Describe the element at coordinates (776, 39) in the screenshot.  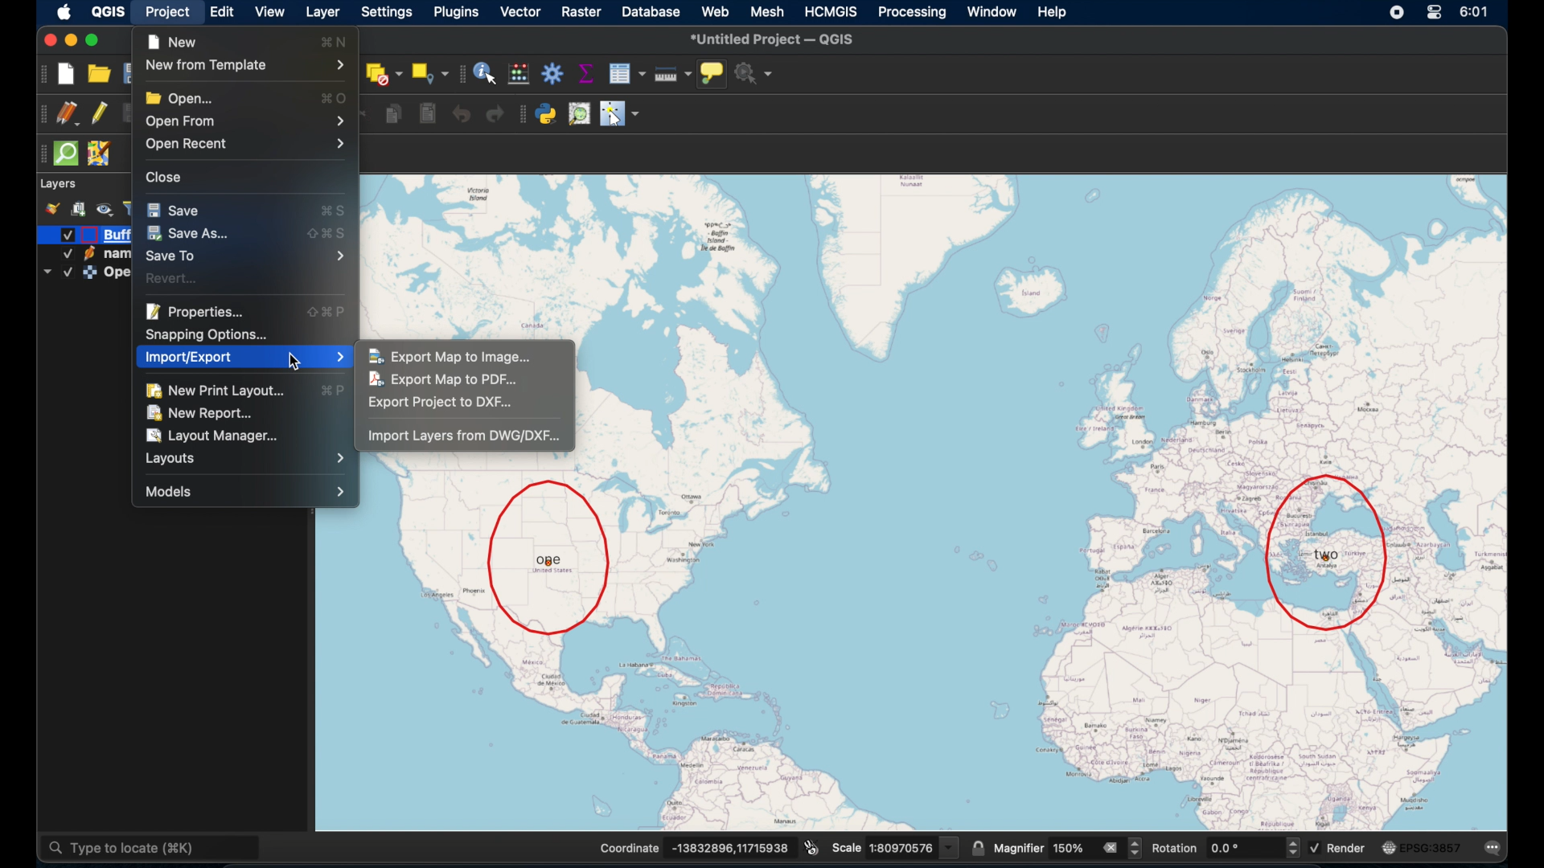
I see `*untitled project - QGIS` at that location.